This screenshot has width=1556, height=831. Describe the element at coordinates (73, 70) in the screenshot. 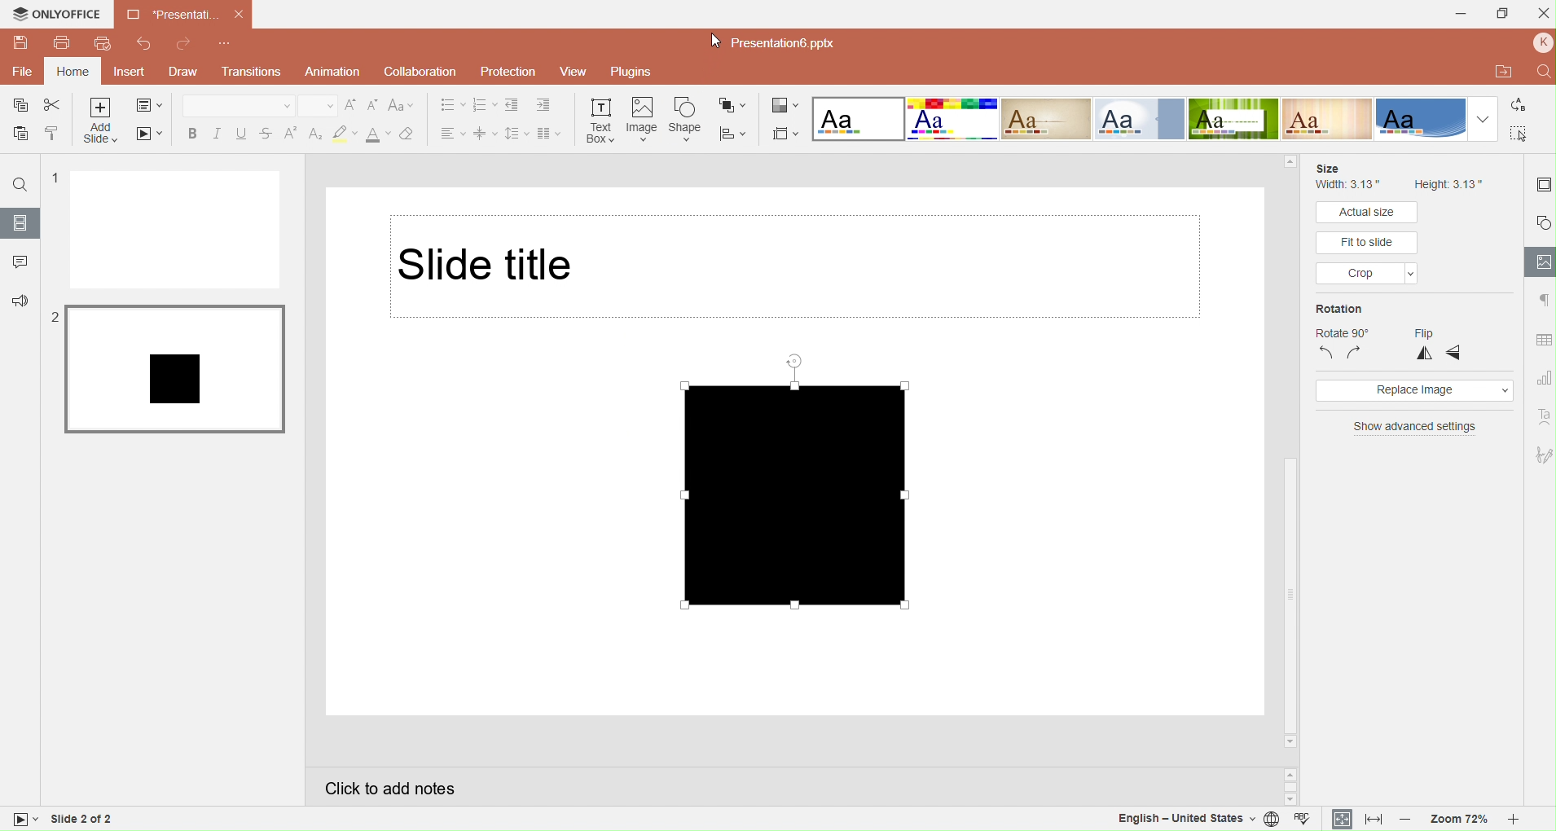

I see `Home` at that location.